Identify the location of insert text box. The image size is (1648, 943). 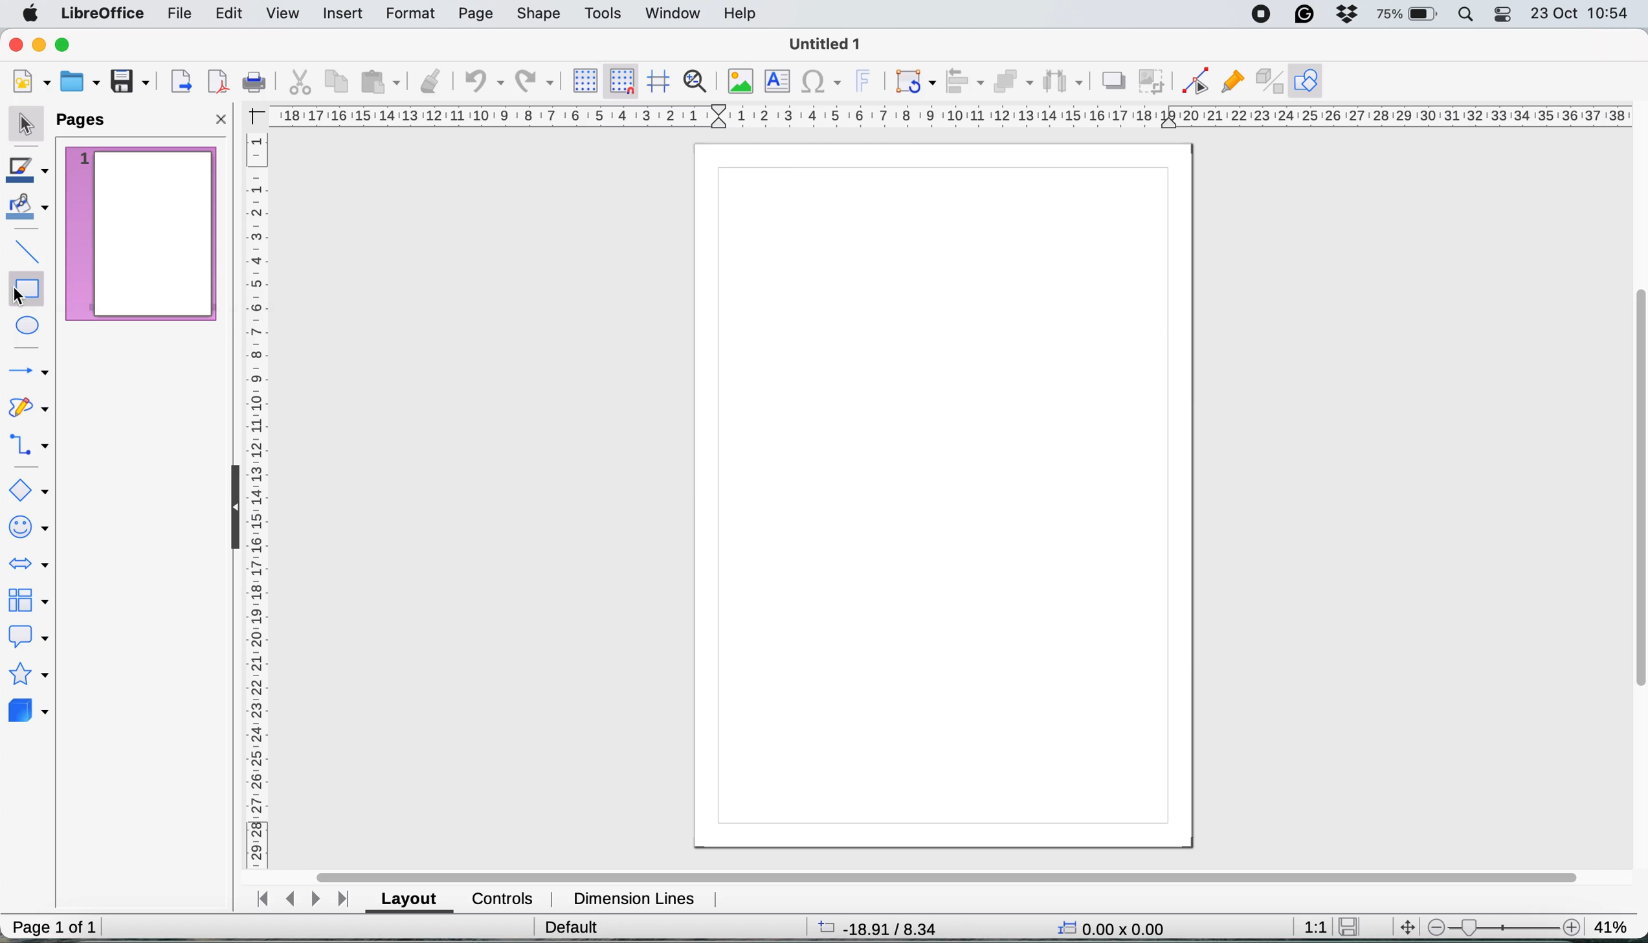
(780, 81).